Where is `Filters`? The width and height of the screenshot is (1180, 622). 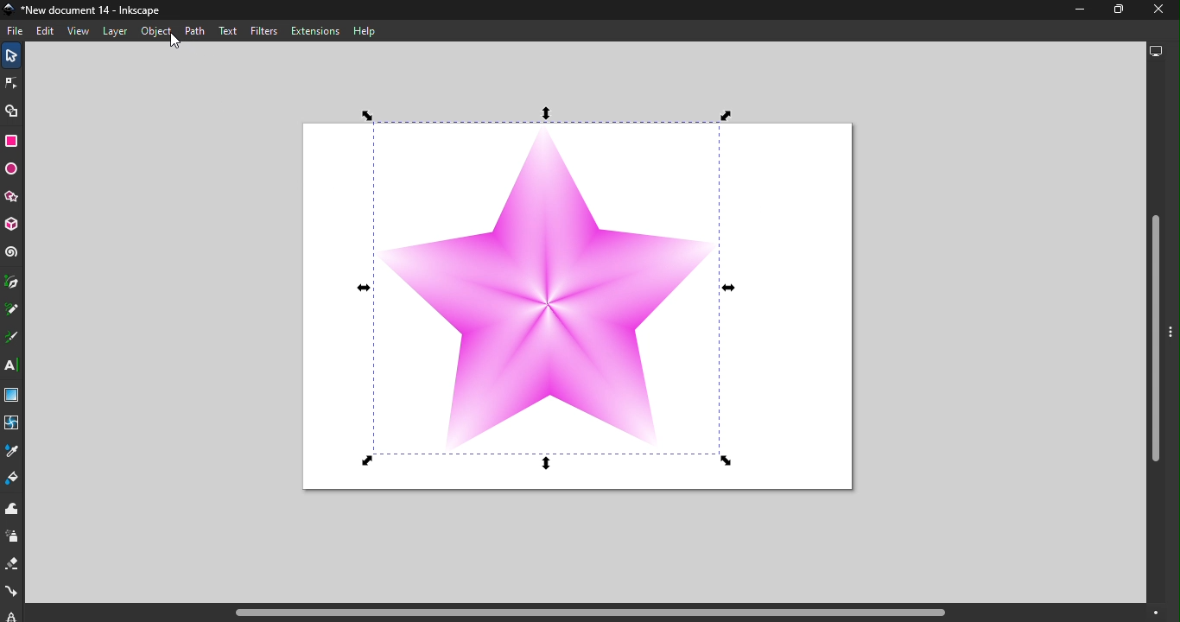
Filters is located at coordinates (265, 30).